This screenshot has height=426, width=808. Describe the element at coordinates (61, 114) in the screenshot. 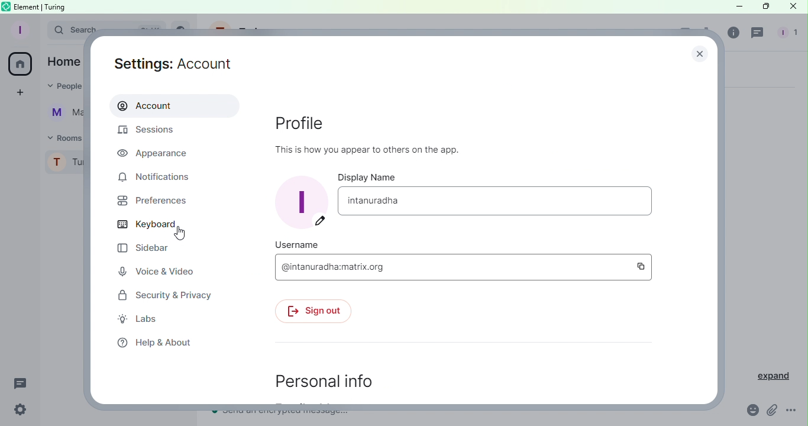

I see `Martina Tornello` at that location.